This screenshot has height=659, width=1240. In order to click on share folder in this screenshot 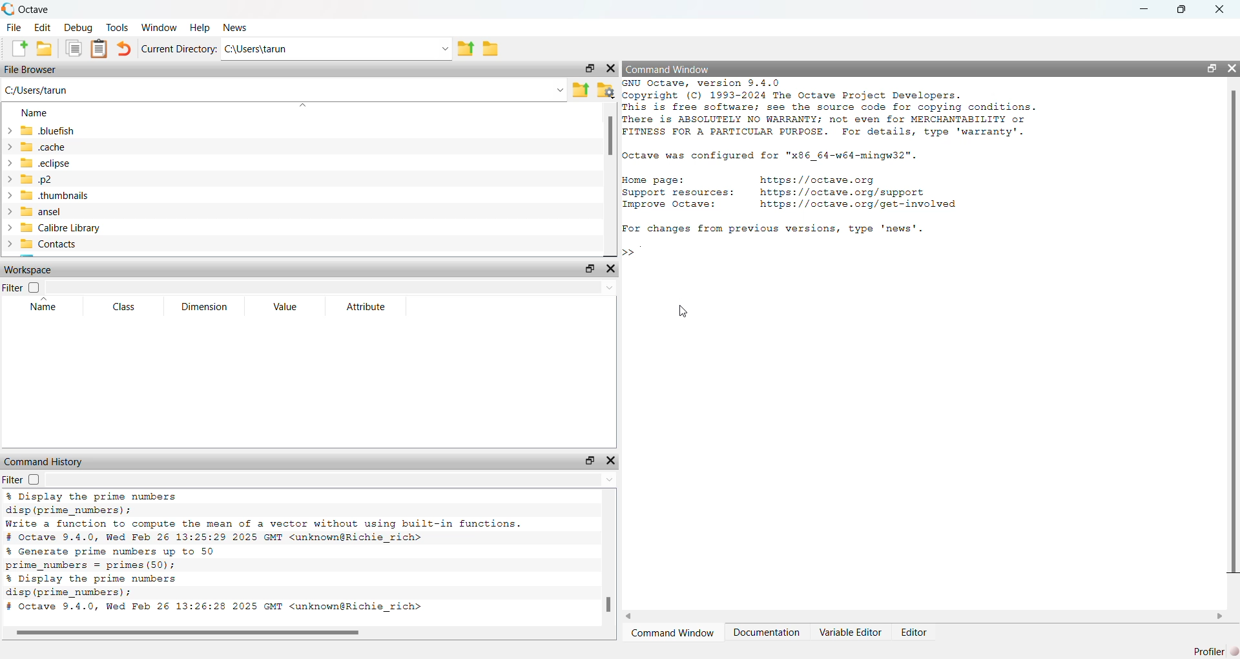, I will do `click(465, 49)`.